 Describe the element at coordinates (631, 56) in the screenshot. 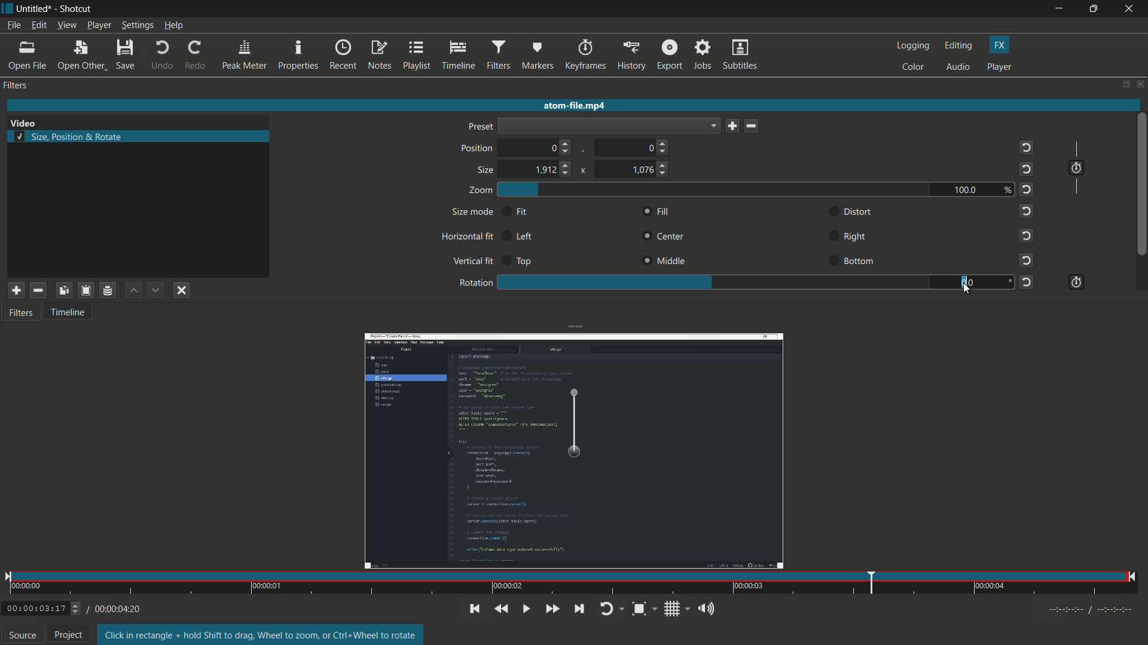

I see `history` at that location.